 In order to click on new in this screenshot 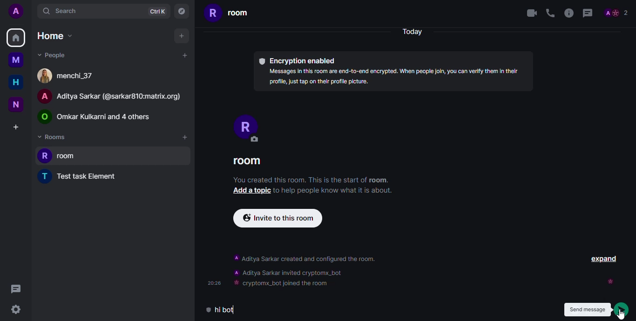, I will do `click(16, 104)`.